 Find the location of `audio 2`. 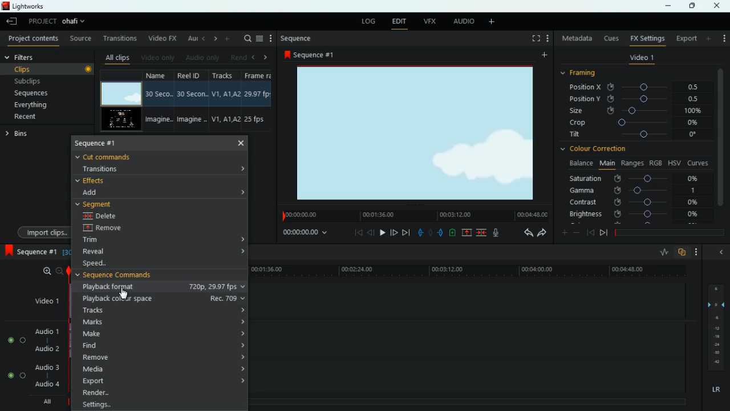

audio 2 is located at coordinates (44, 348).